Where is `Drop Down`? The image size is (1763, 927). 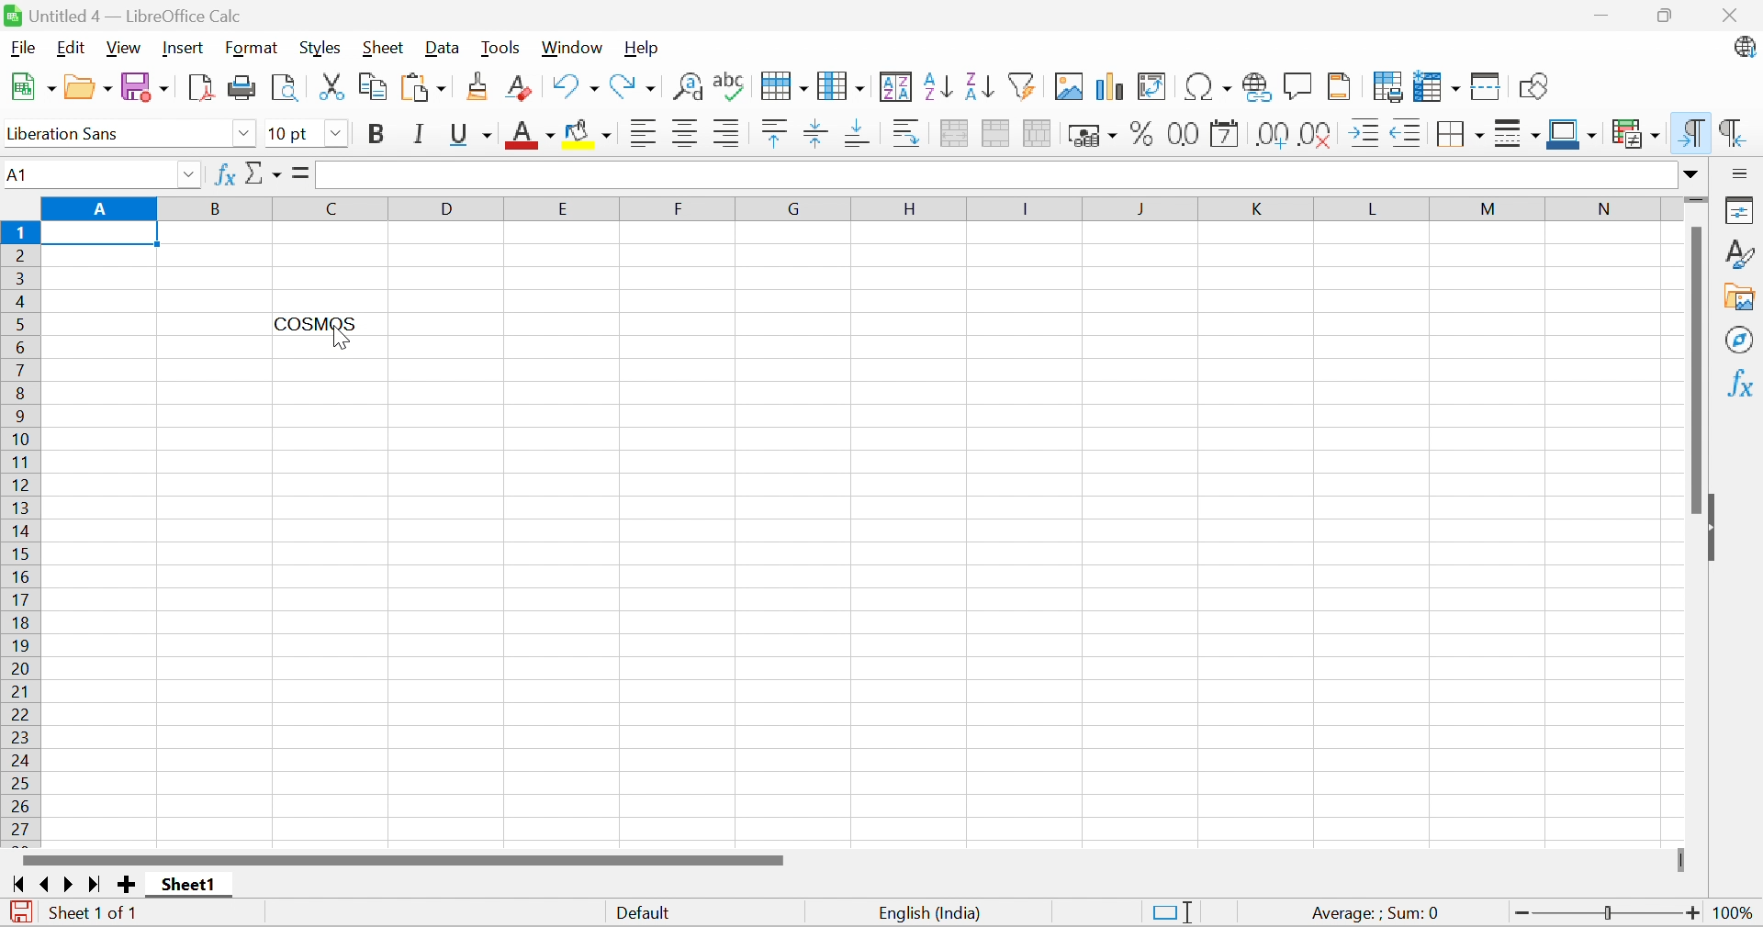 Drop Down is located at coordinates (241, 132).